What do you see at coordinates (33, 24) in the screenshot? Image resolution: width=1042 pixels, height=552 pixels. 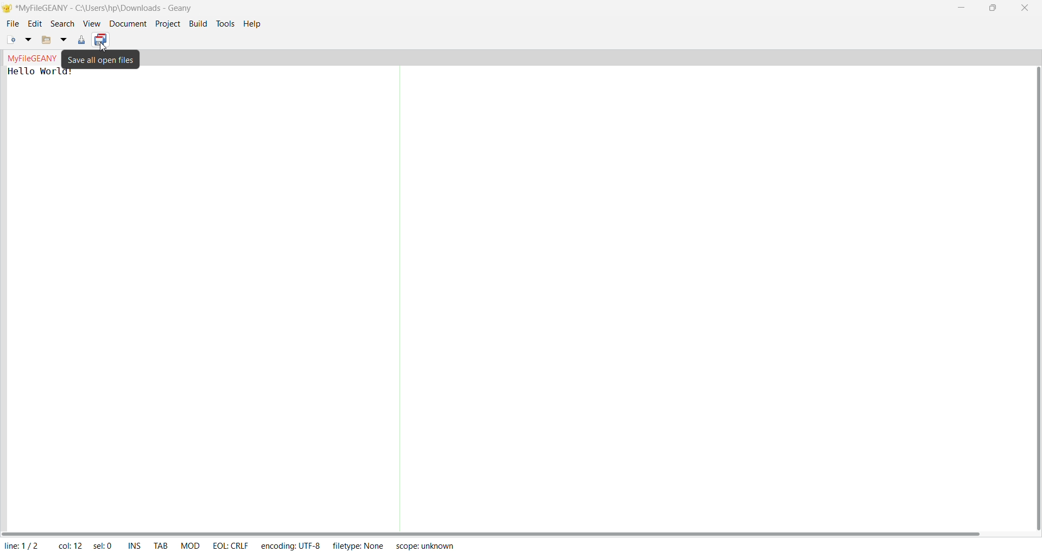 I see `Edit` at bounding box center [33, 24].